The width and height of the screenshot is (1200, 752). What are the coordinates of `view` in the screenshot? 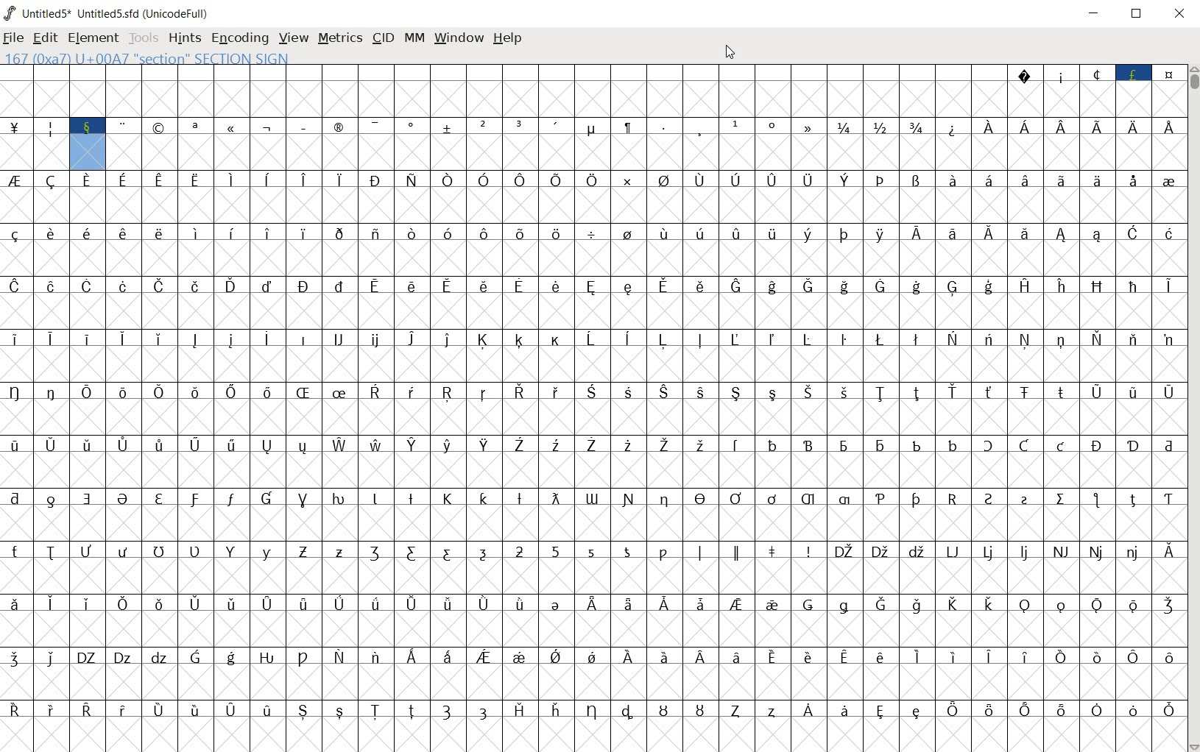 It's located at (292, 36).